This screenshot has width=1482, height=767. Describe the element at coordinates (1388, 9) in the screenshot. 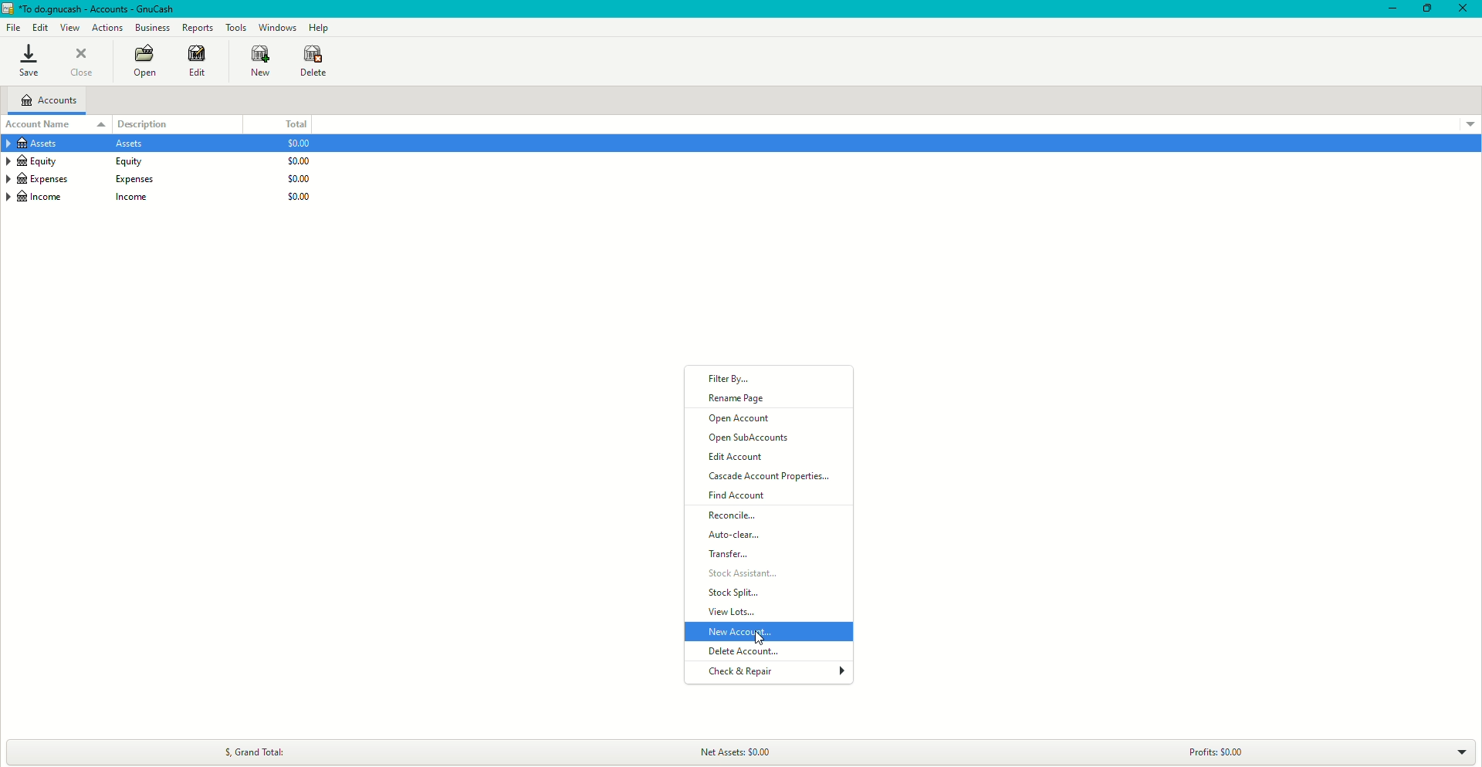

I see `Minimize` at that location.